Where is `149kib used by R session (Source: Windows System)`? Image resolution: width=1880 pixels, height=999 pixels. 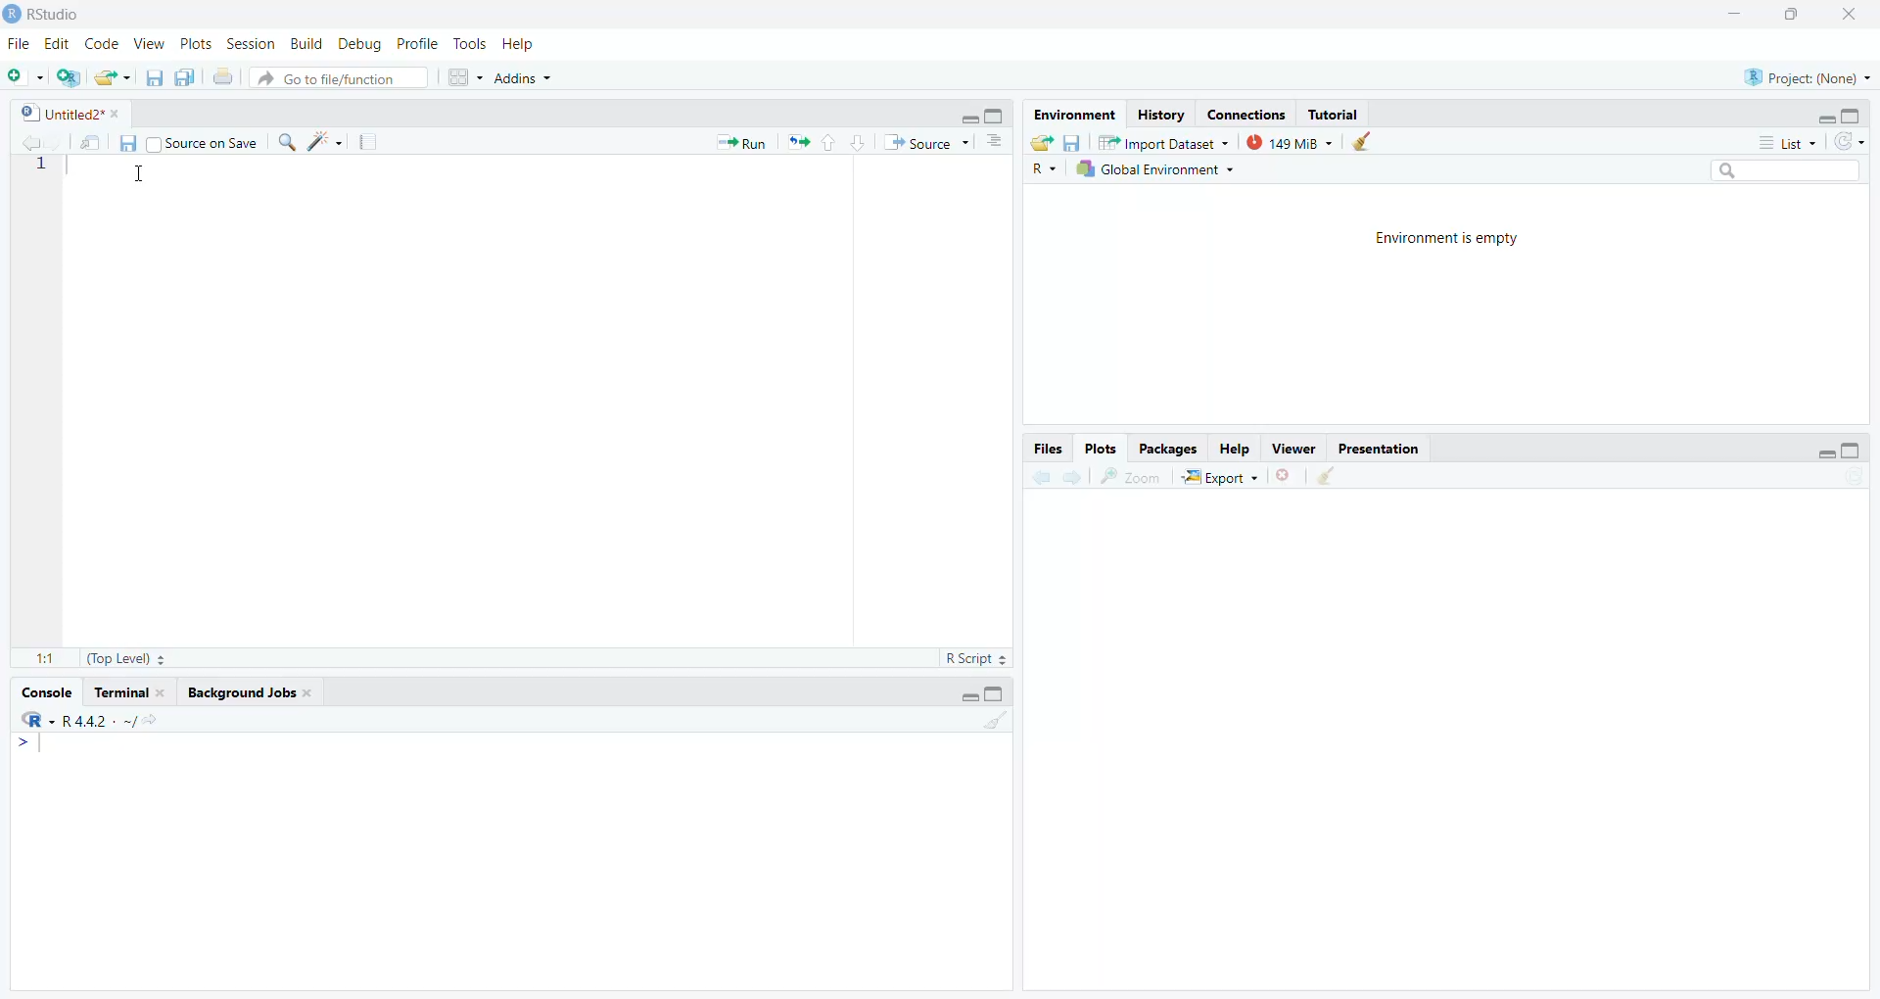
149kib used by R session (Source: Windows System) is located at coordinates (1296, 141).